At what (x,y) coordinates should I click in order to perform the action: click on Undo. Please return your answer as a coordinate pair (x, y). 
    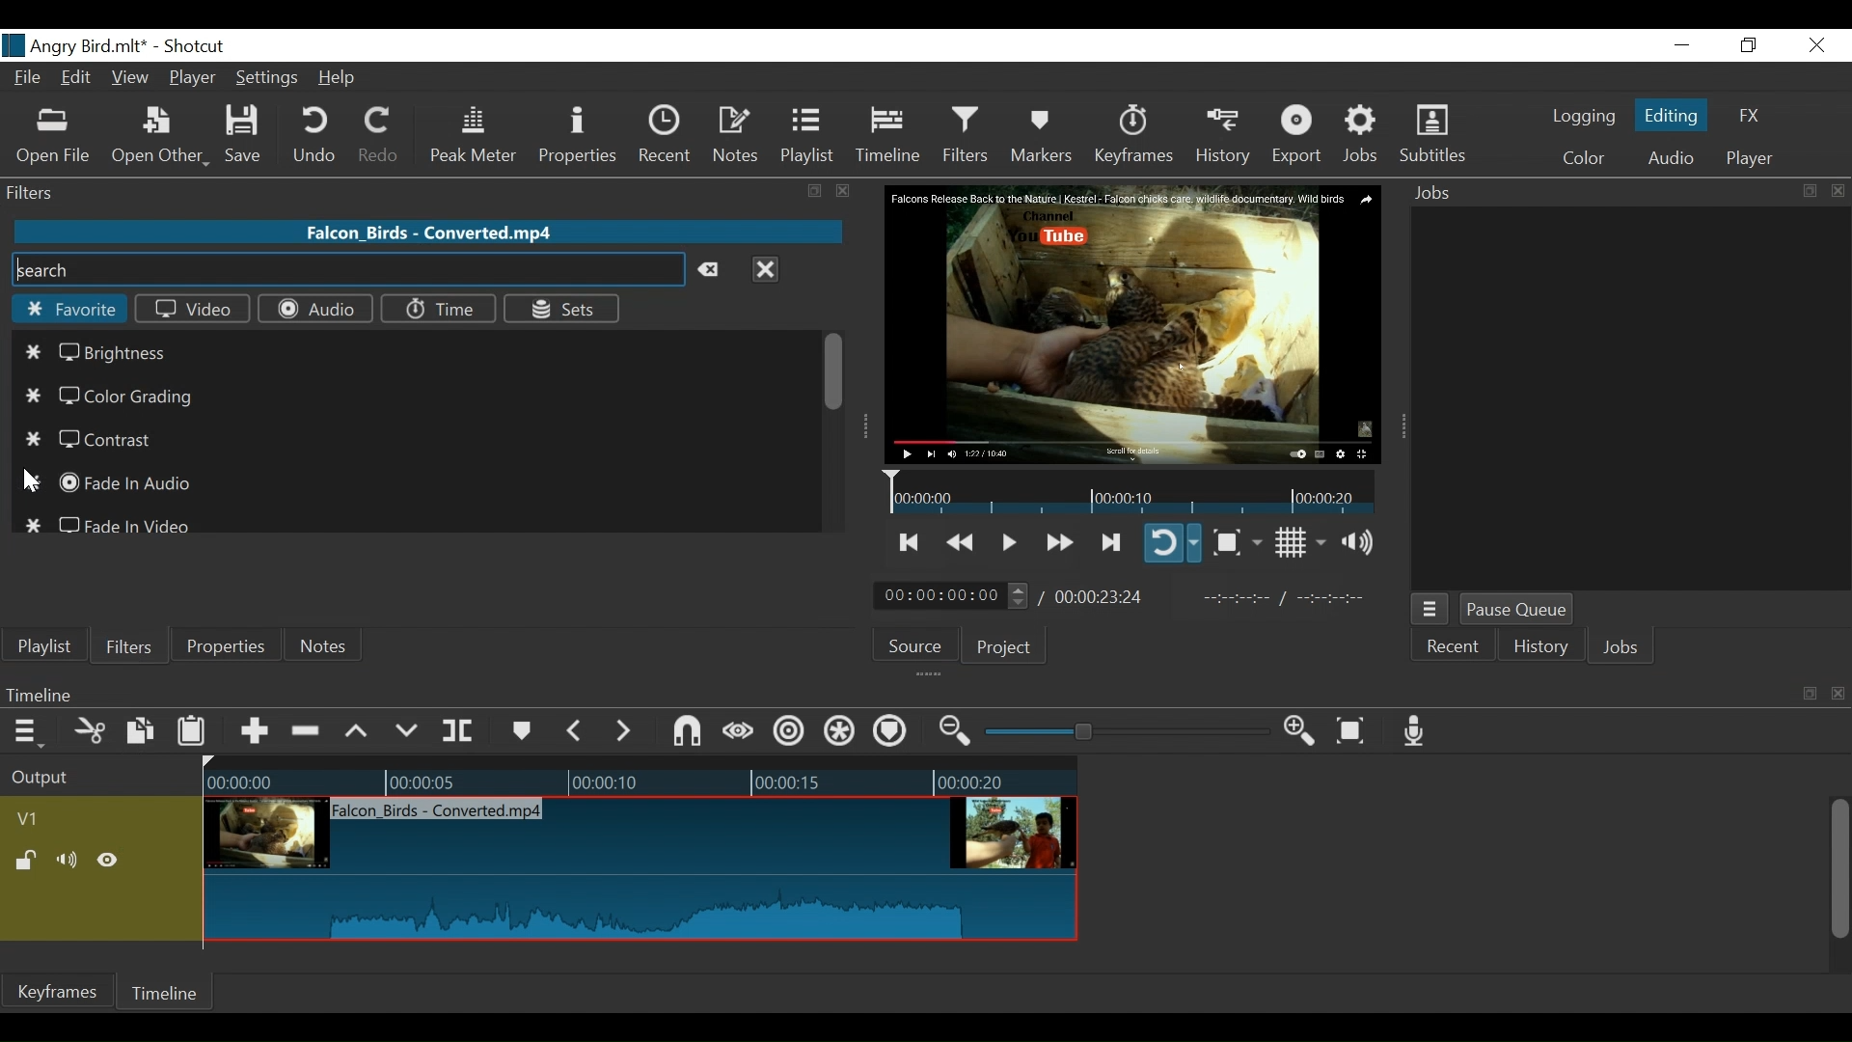
    Looking at the image, I should click on (317, 135).